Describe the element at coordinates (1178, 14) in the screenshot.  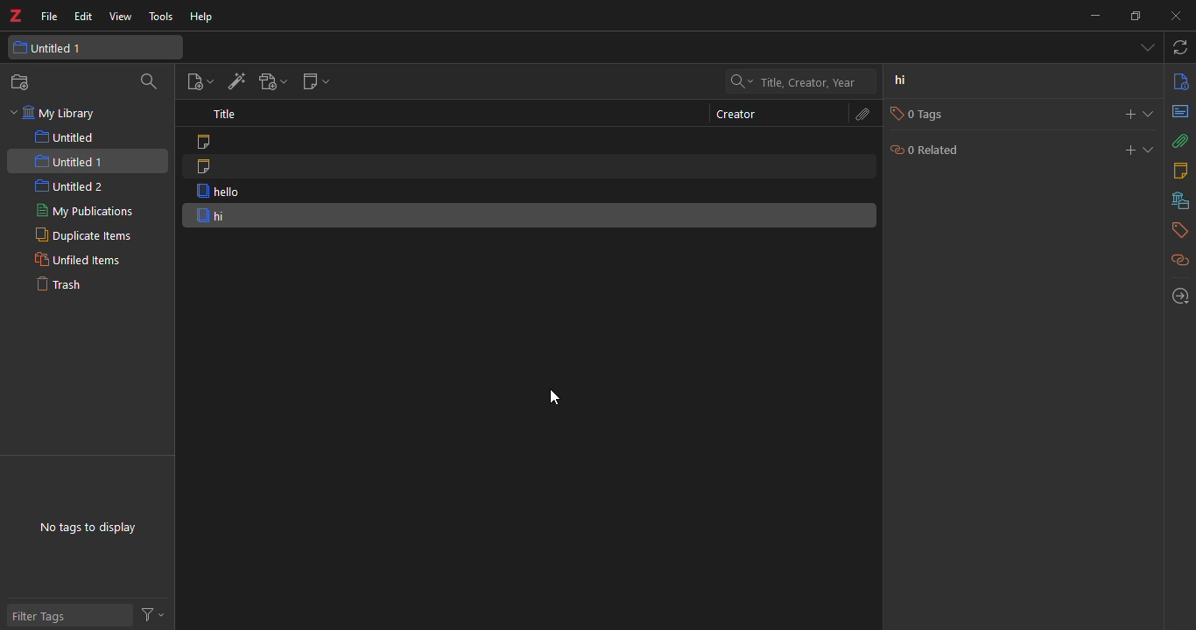
I see `close` at that location.